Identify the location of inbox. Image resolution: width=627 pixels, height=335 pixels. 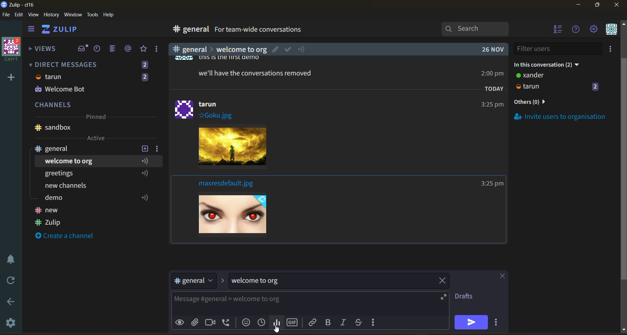
(189, 30).